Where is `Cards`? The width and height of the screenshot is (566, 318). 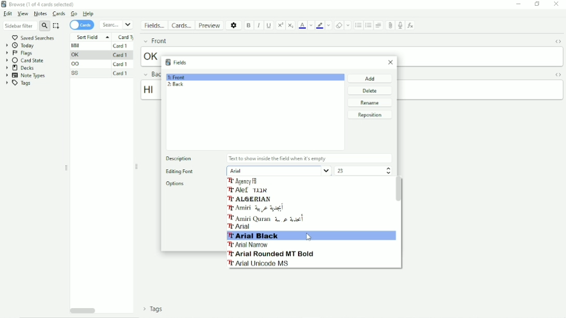 Cards is located at coordinates (182, 25).